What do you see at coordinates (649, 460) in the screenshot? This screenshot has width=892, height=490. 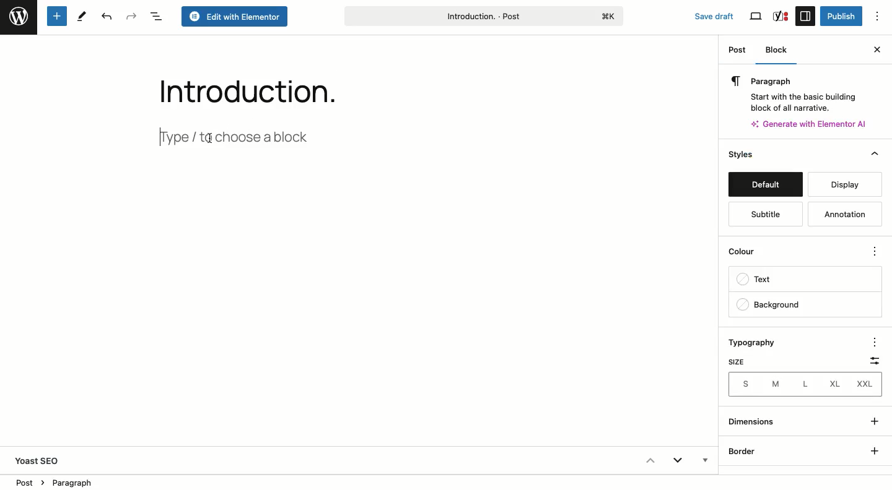 I see `Collapse` at bounding box center [649, 460].